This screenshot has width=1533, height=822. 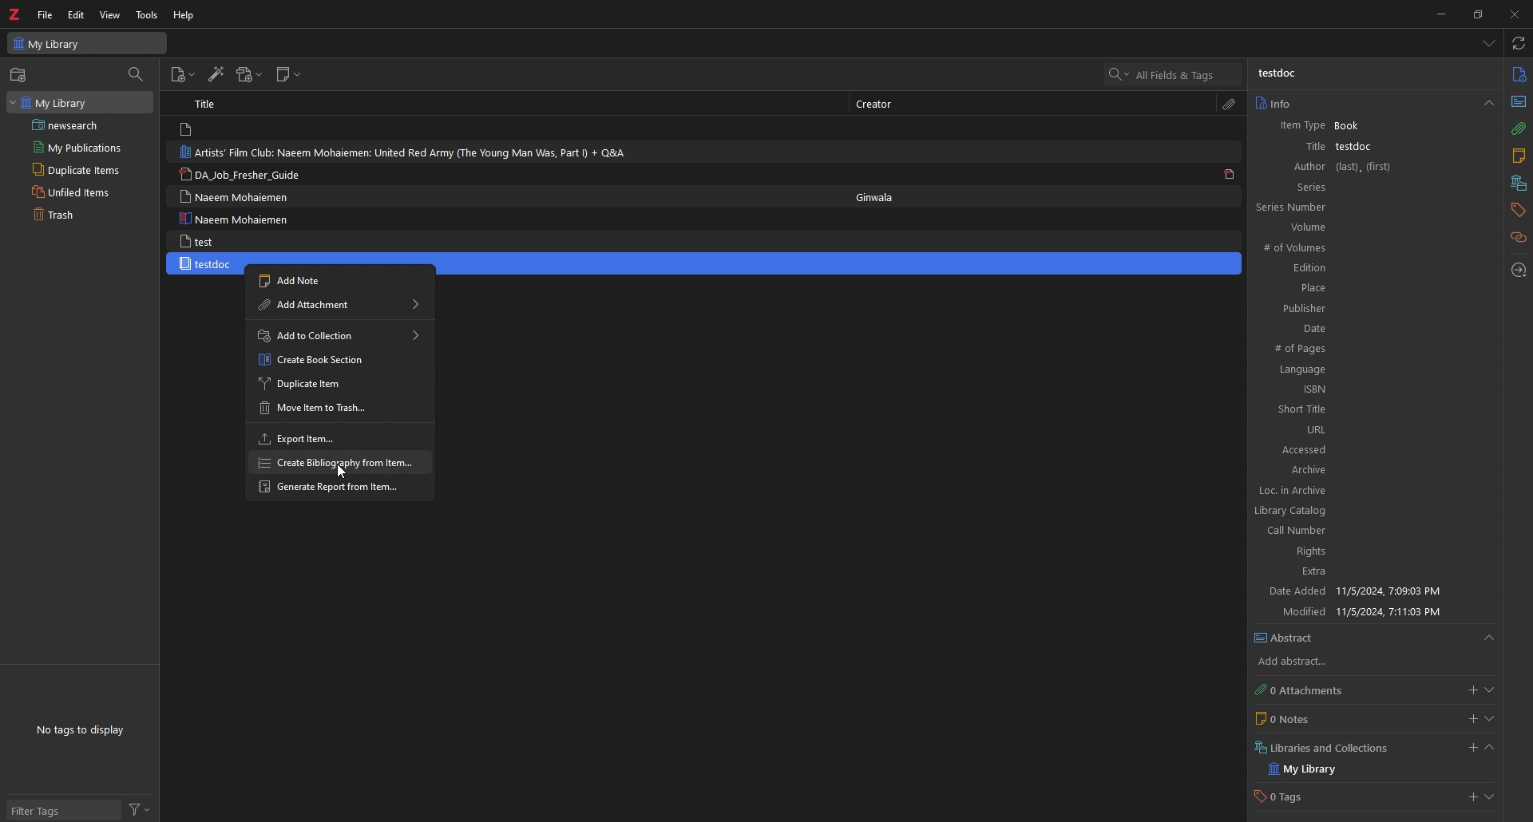 What do you see at coordinates (1365, 287) in the screenshot?
I see `Place` at bounding box center [1365, 287].